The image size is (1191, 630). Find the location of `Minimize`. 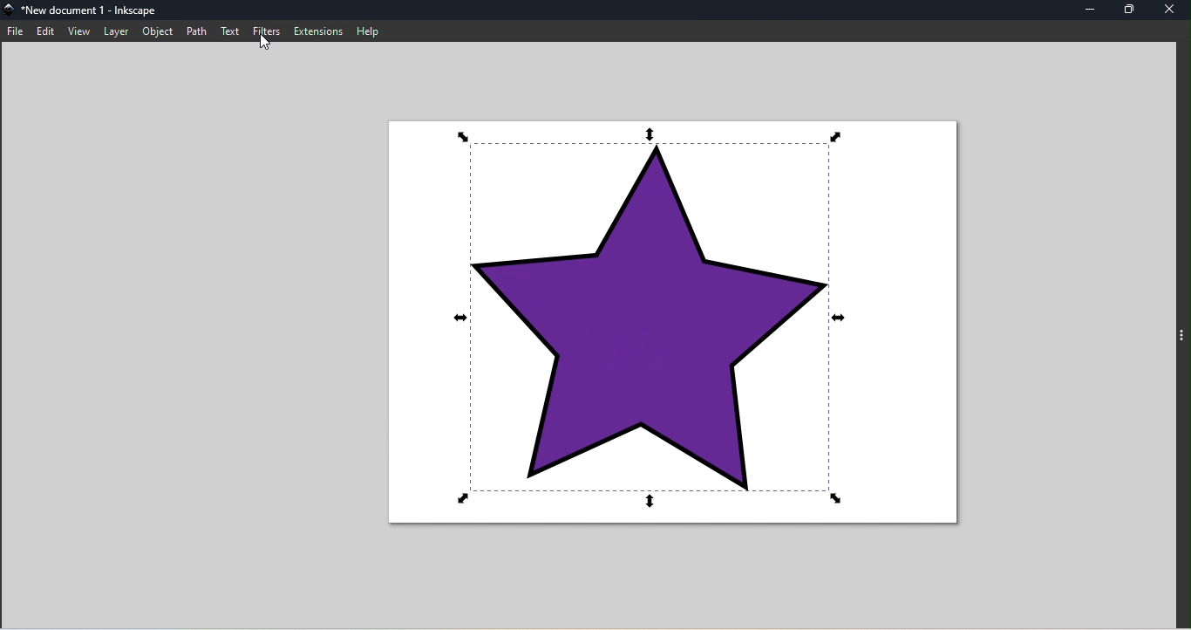

Minimize is located at coordinates (1092, 10).